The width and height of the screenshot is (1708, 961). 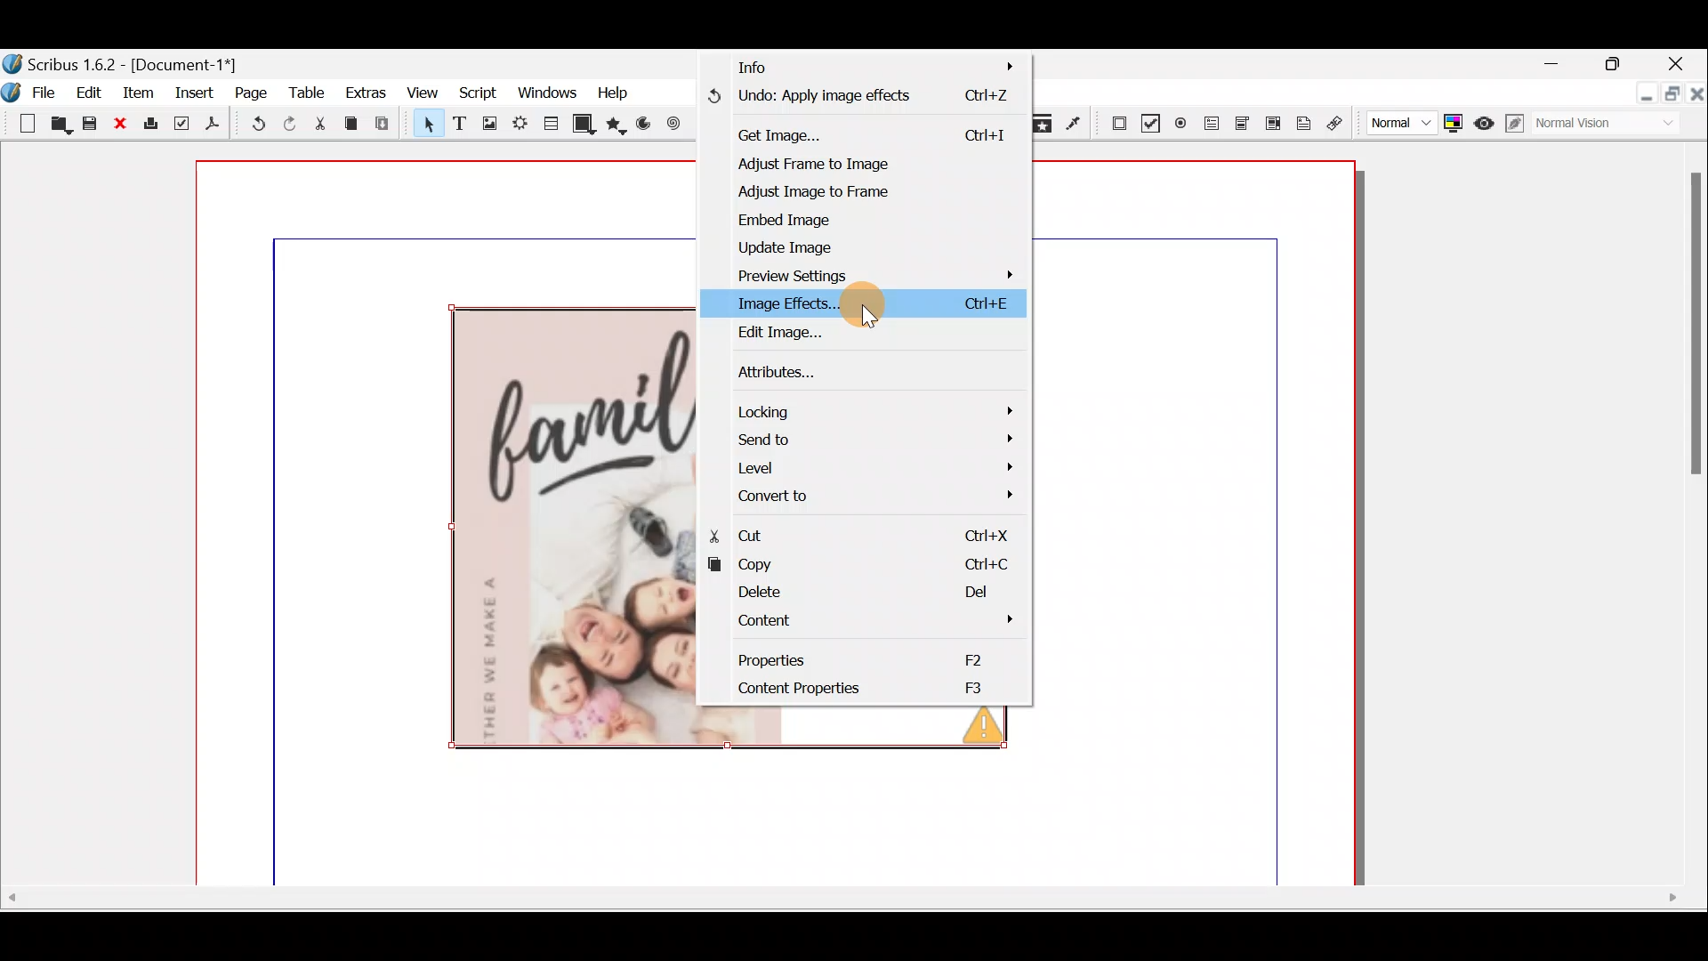 What do you see at coordinates (865, 689) in the screenshot?
I see `Content properties` at bounding box center [865, 689].